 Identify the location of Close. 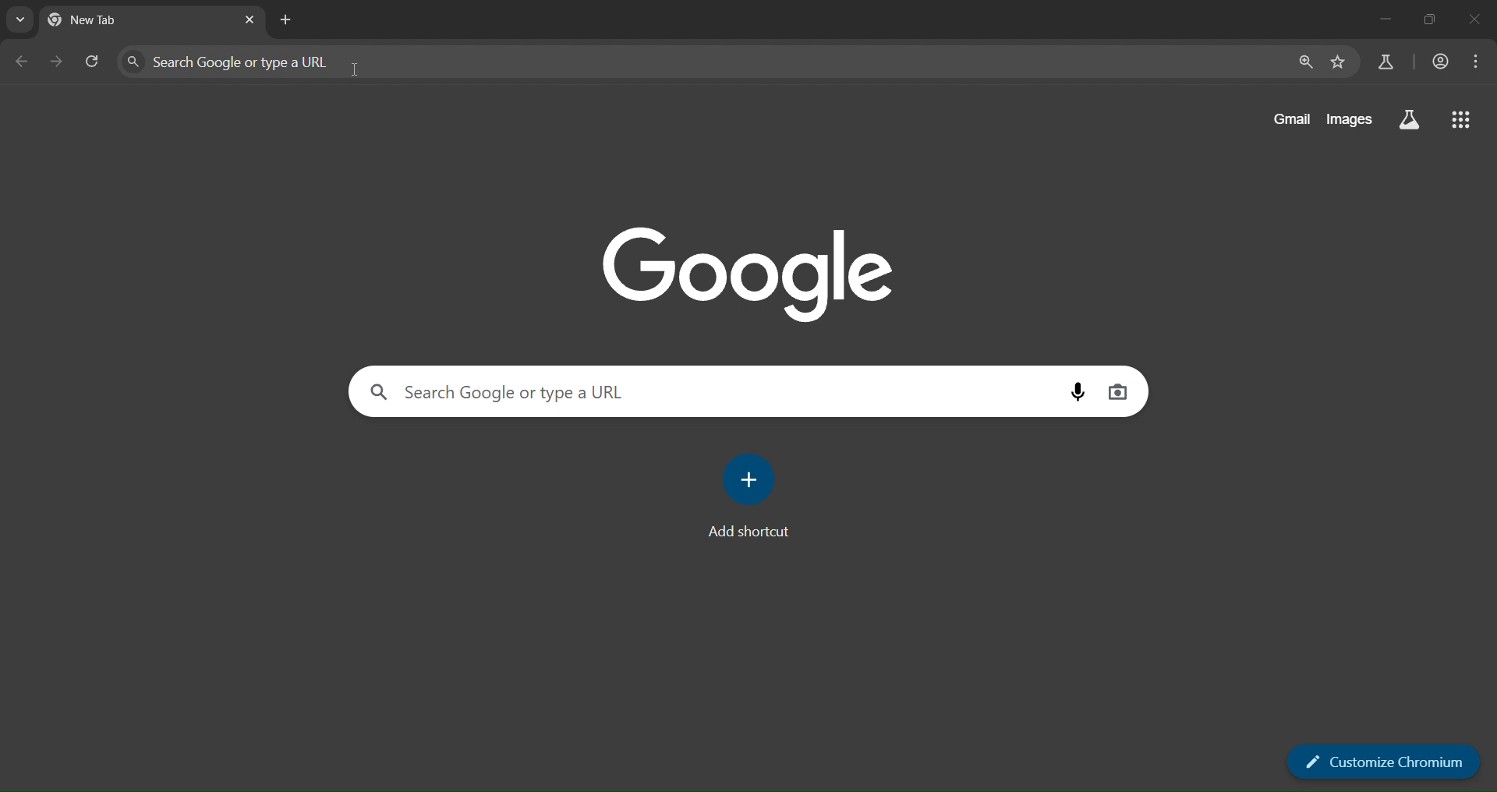
(1472, 18).